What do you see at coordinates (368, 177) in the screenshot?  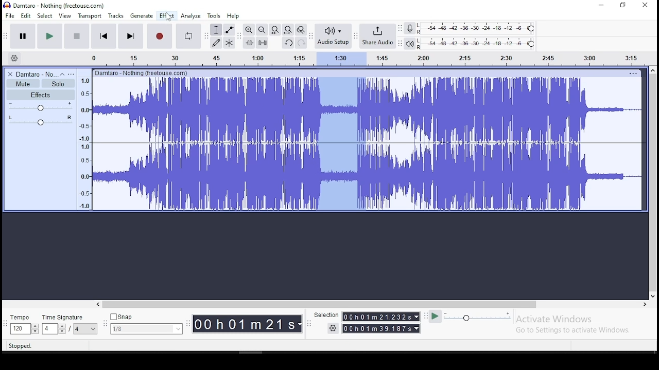 I see `audio track` at bounding box center [368, 177].